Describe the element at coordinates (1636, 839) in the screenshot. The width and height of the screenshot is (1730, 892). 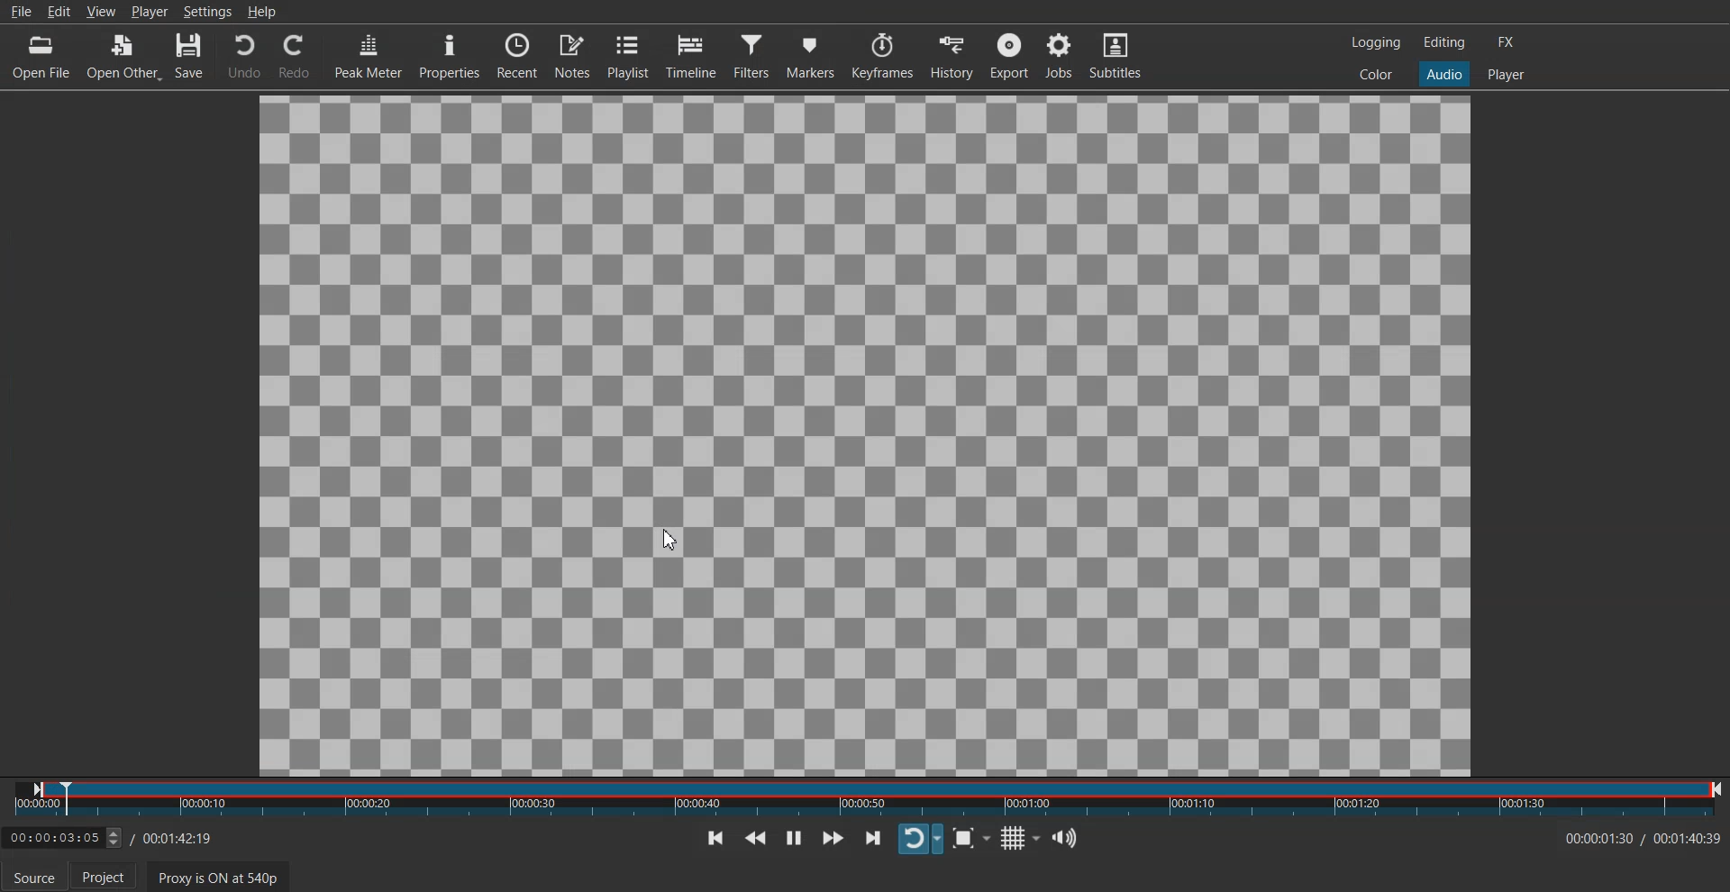
I see `Time` at that location.